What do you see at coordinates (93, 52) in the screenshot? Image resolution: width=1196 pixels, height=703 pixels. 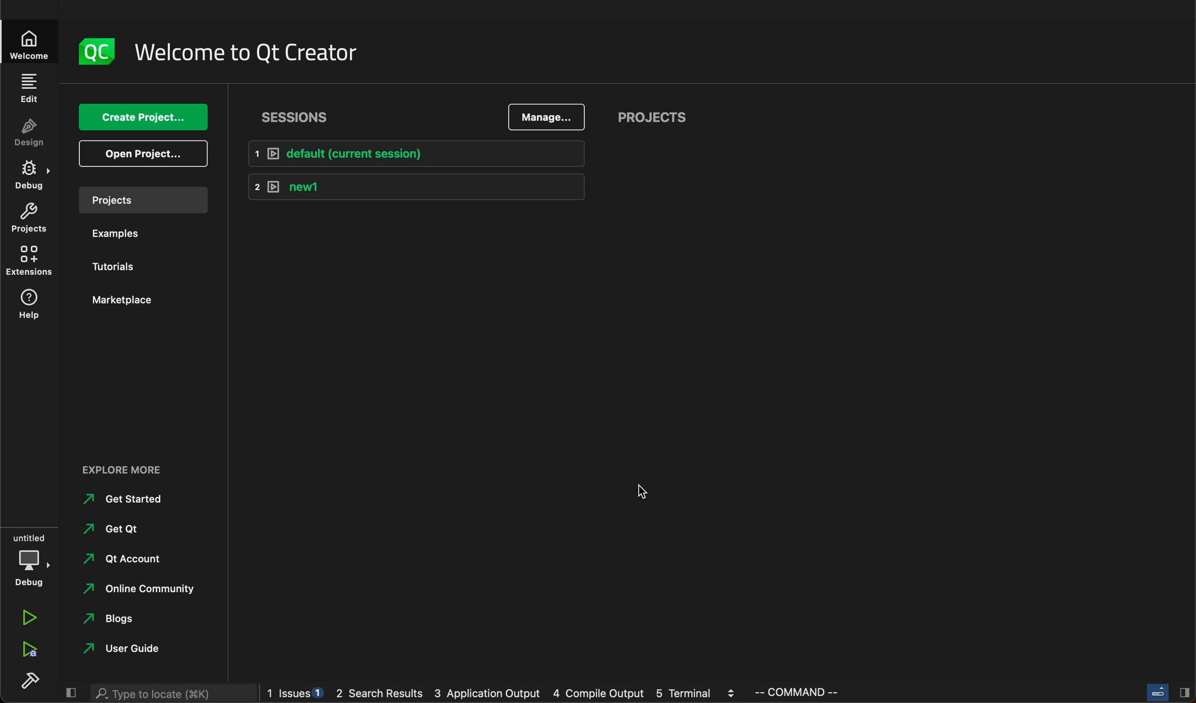 I see `logo` at bounding box center [93, 52].